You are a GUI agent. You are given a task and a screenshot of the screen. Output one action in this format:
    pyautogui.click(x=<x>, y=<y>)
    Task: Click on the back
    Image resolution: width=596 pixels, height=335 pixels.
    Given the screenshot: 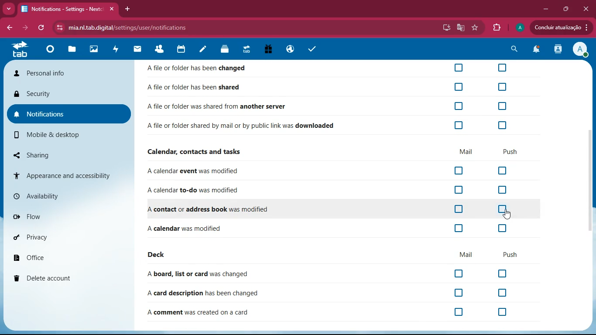 What is the action you would take?
    pyautogui.click(x=8, y=27)
    